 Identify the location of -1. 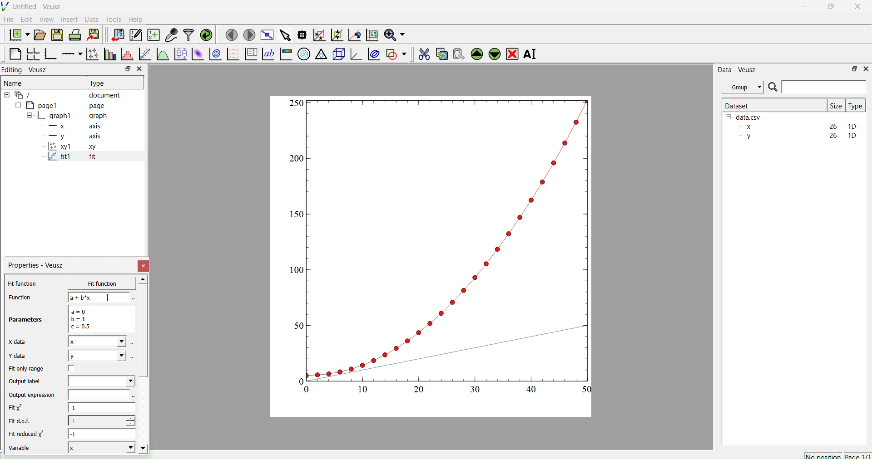
(103, 434).